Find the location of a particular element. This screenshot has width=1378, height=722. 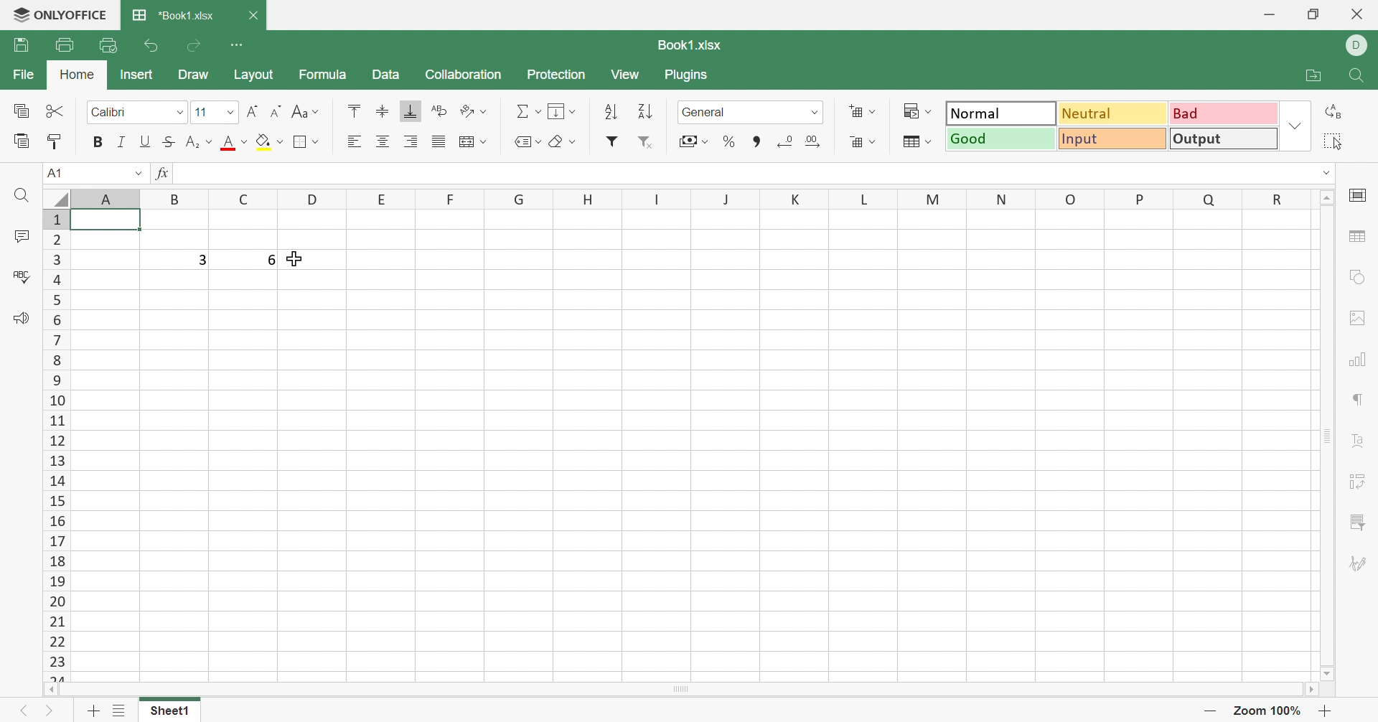

Align top is located at coordinates (353, 111).